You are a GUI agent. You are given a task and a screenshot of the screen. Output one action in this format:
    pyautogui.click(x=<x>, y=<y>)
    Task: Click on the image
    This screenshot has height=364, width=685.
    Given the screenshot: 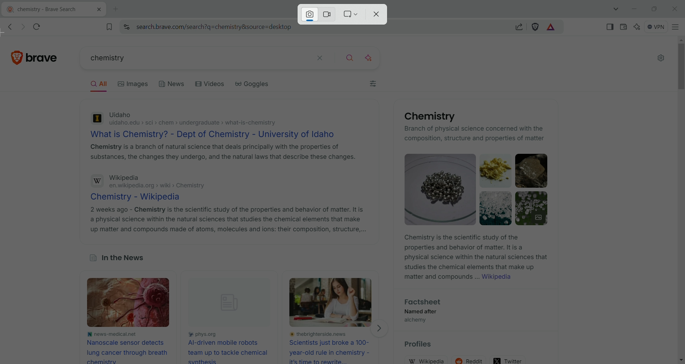 What is the action you would take?
    pyautogui.click(x=333, y=302)
    